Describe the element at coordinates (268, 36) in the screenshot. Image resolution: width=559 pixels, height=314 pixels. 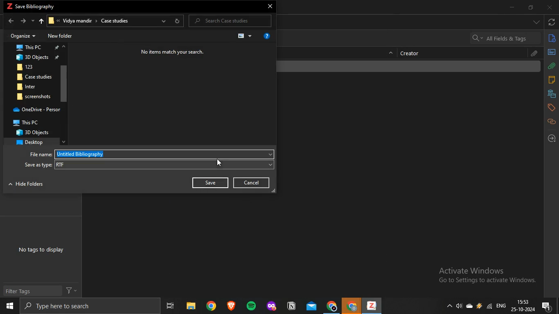
I see `get help` at that location.